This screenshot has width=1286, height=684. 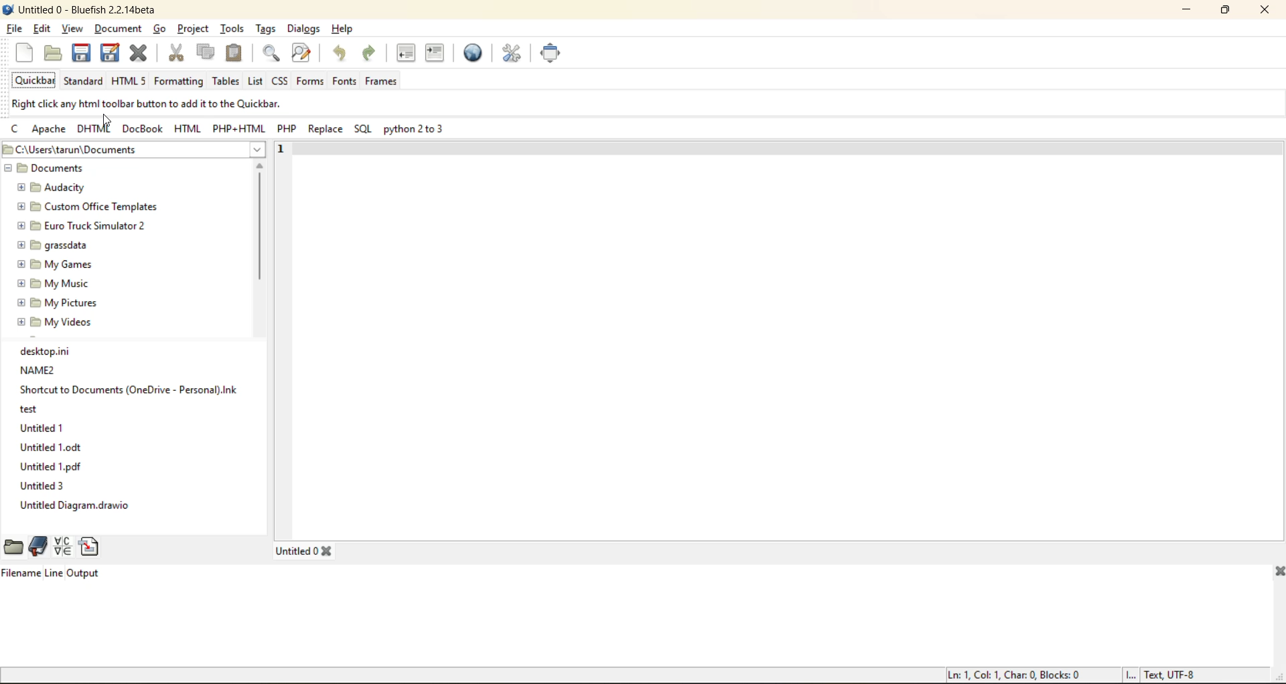 I want to click on copy, so click(x=207, y=55).